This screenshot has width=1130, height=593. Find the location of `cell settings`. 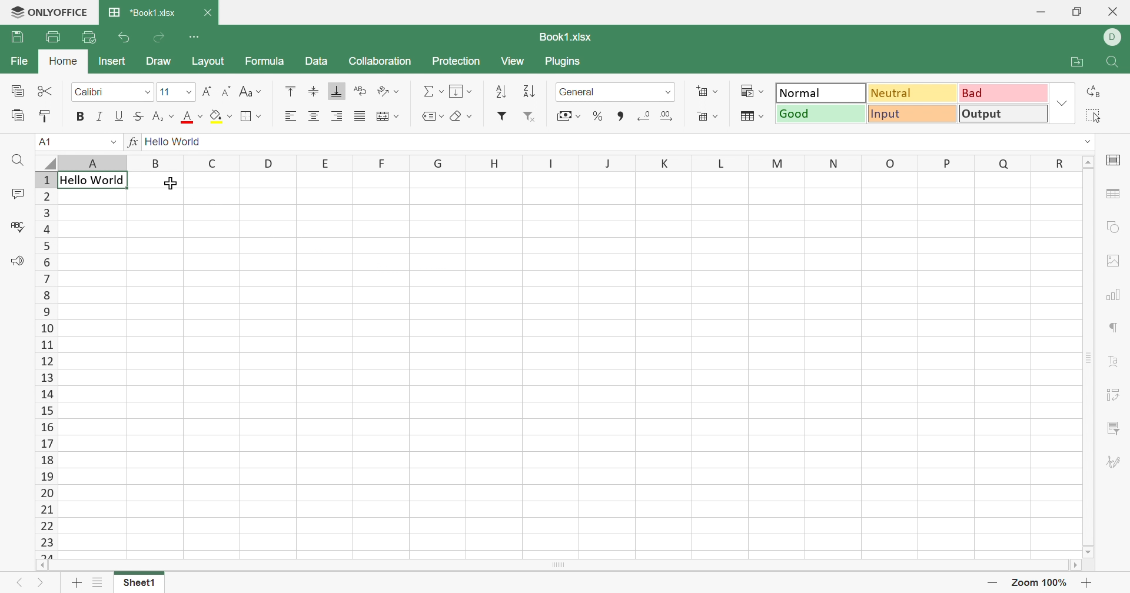

cell settings is located at coordinates (1111, 161).